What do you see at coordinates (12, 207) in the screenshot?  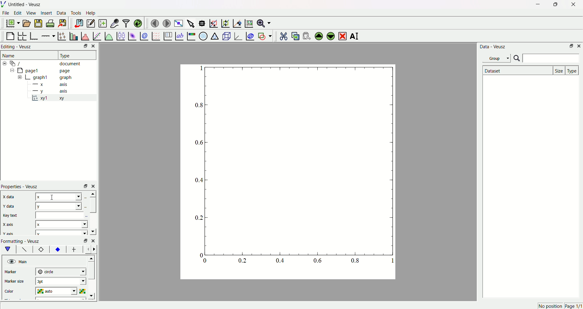 I see `Y data` at bounding box center [12, 207].